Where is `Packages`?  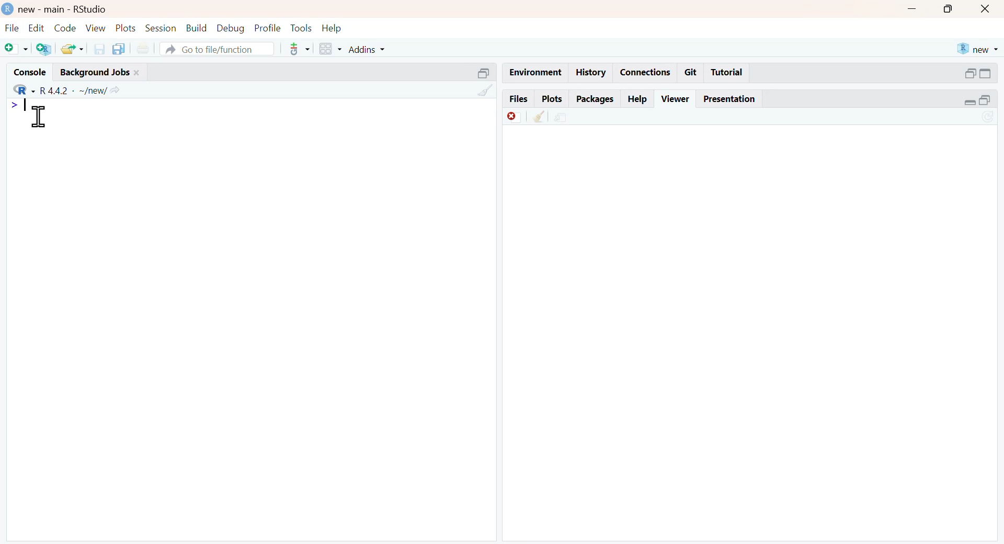
Packages is located at coordinates (596, 99).